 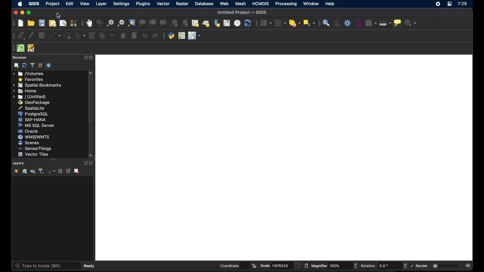 What do you see at coordinates (29, 97) in the screenshot?
I see `untitled` at bounding box center [29, 97].